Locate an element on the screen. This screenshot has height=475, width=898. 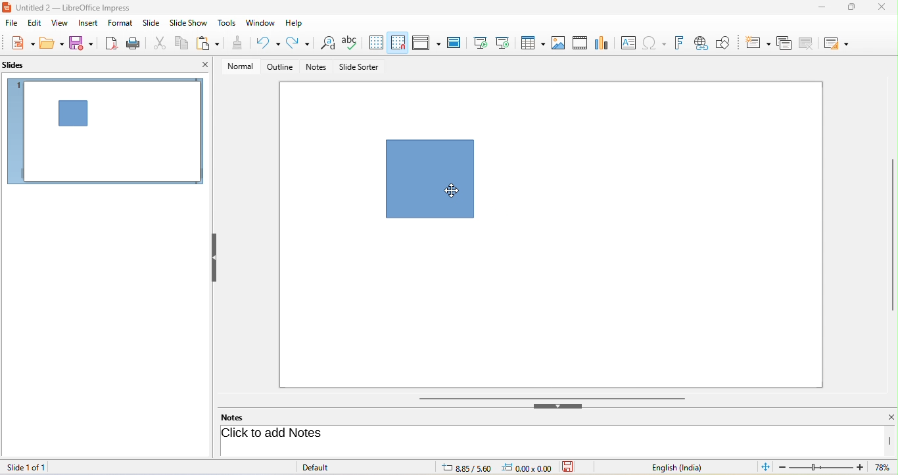
undo is located at coordinates (270, 43).